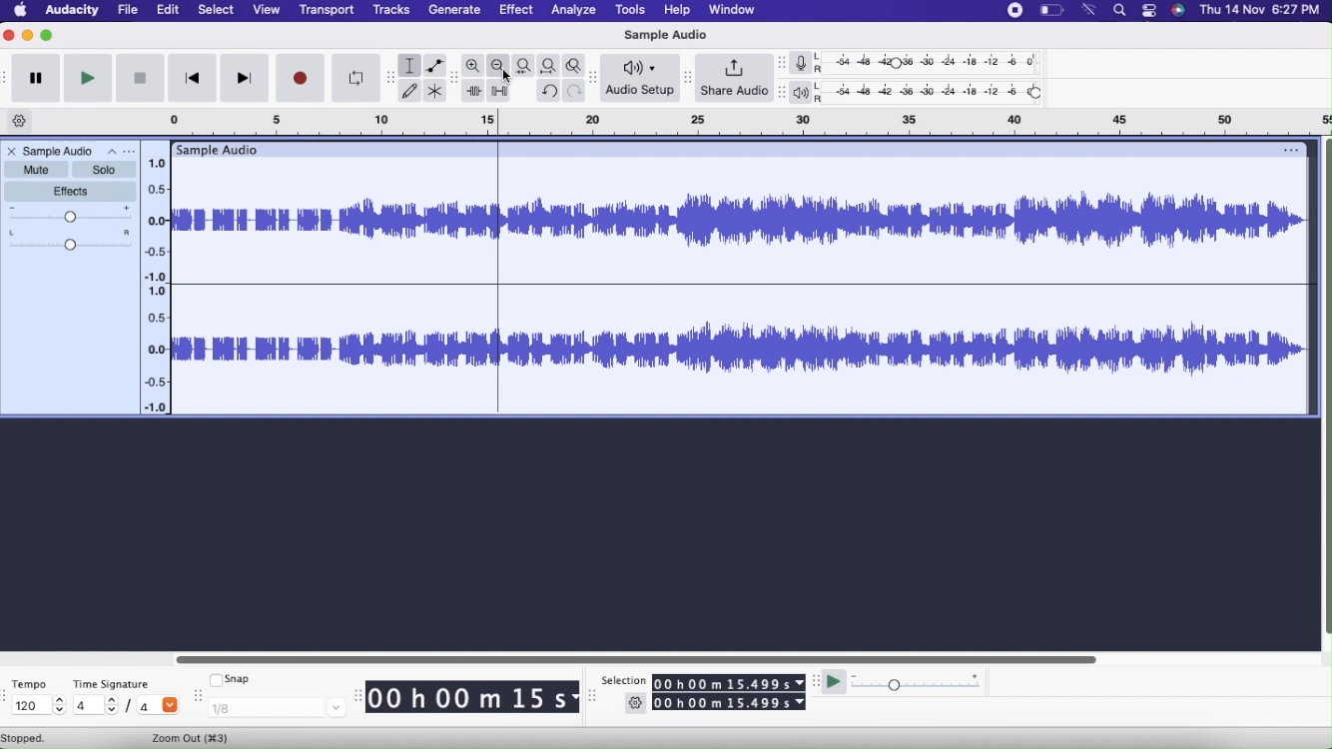 The image size is (1332, 749). I want to click on battery, so click(1052, 13).